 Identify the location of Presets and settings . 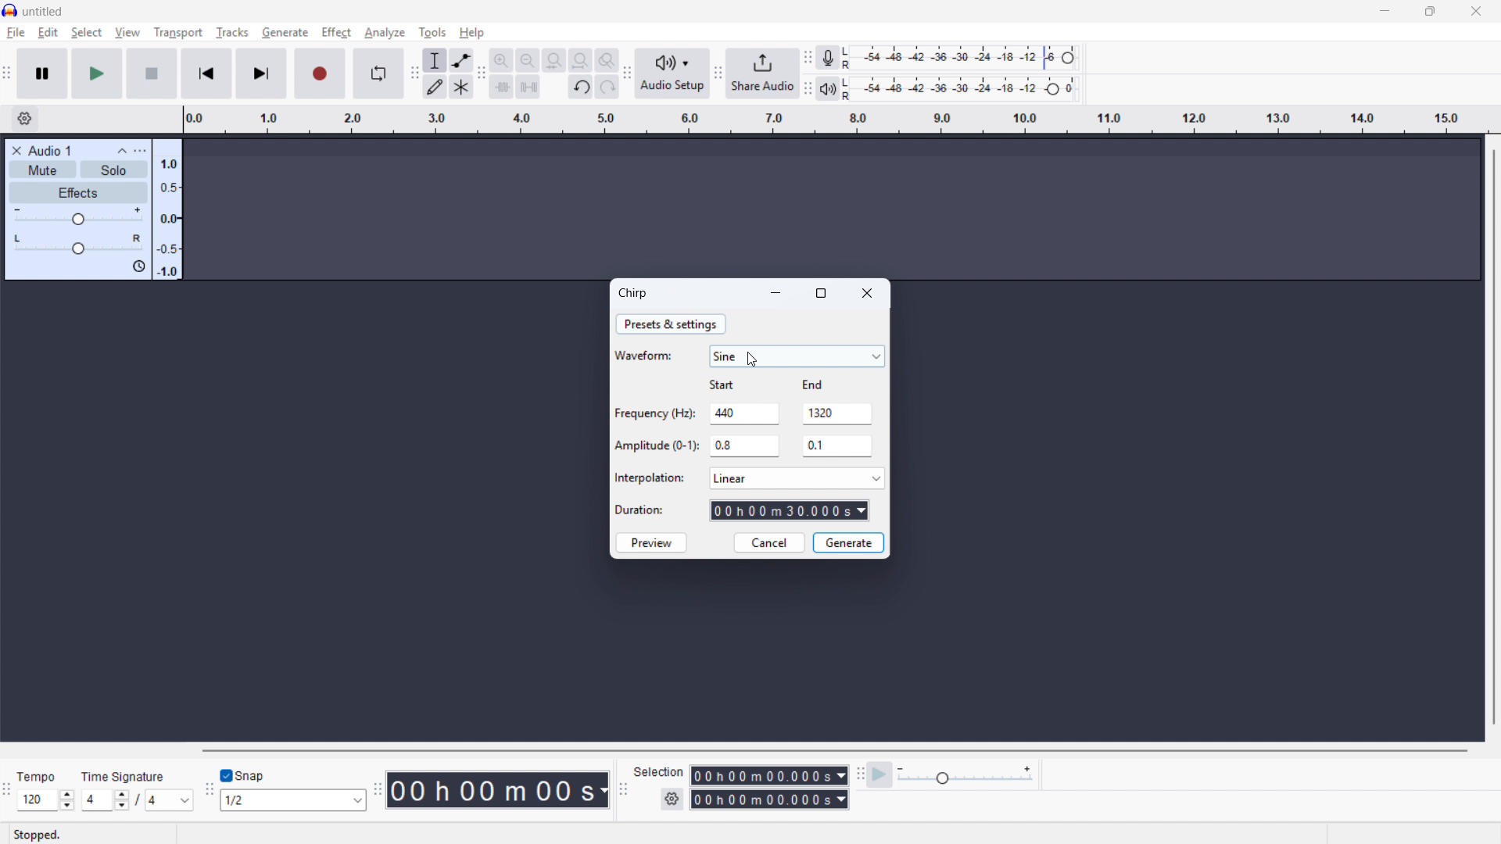
(672, 324).